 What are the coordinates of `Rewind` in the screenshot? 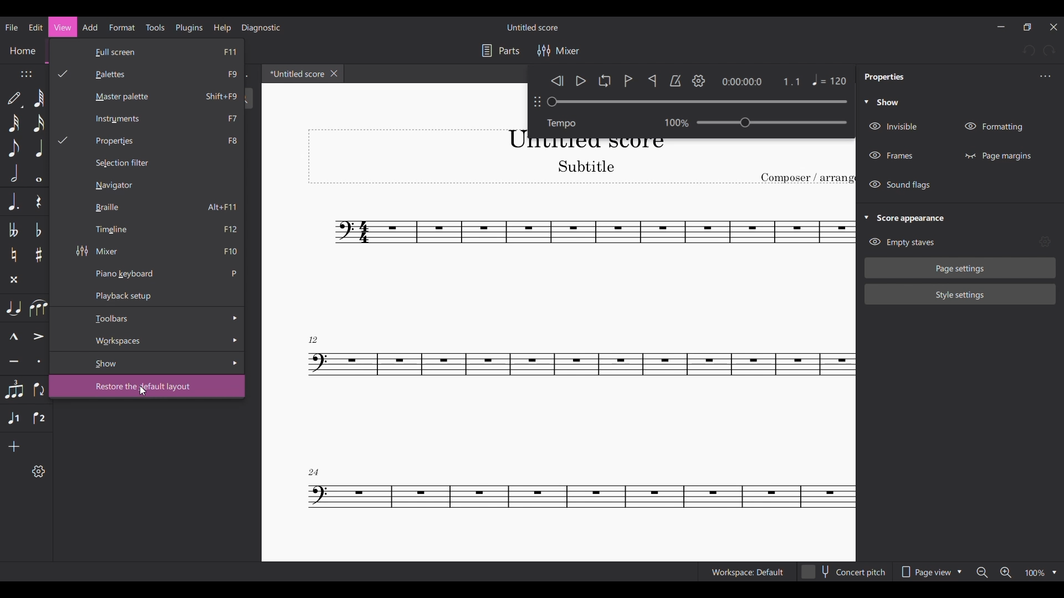 It's located at (557, 80).